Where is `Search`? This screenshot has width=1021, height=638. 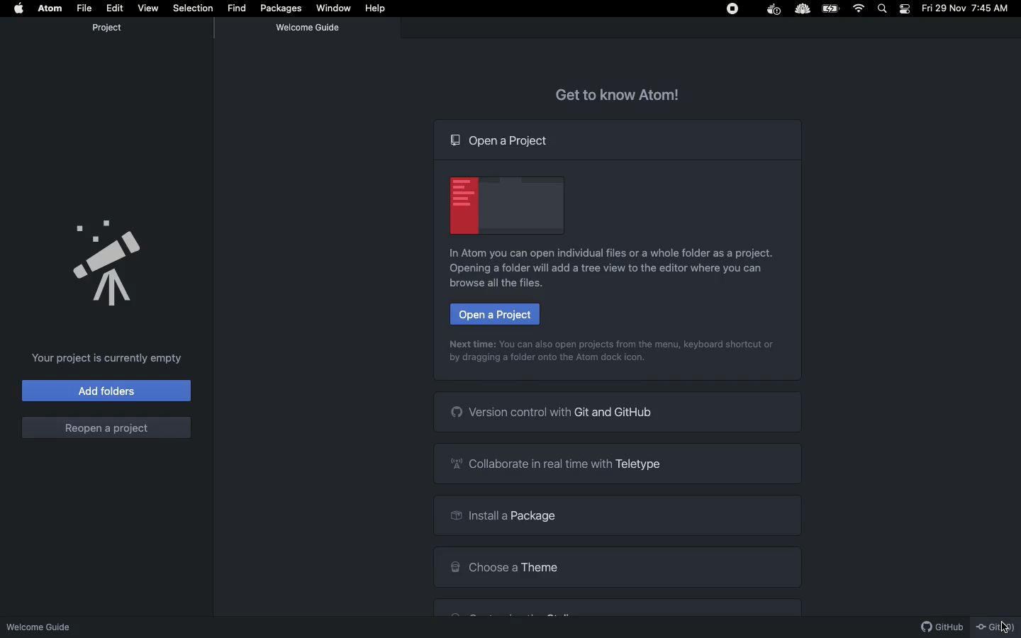
Search is located at coordinates (883, 8).